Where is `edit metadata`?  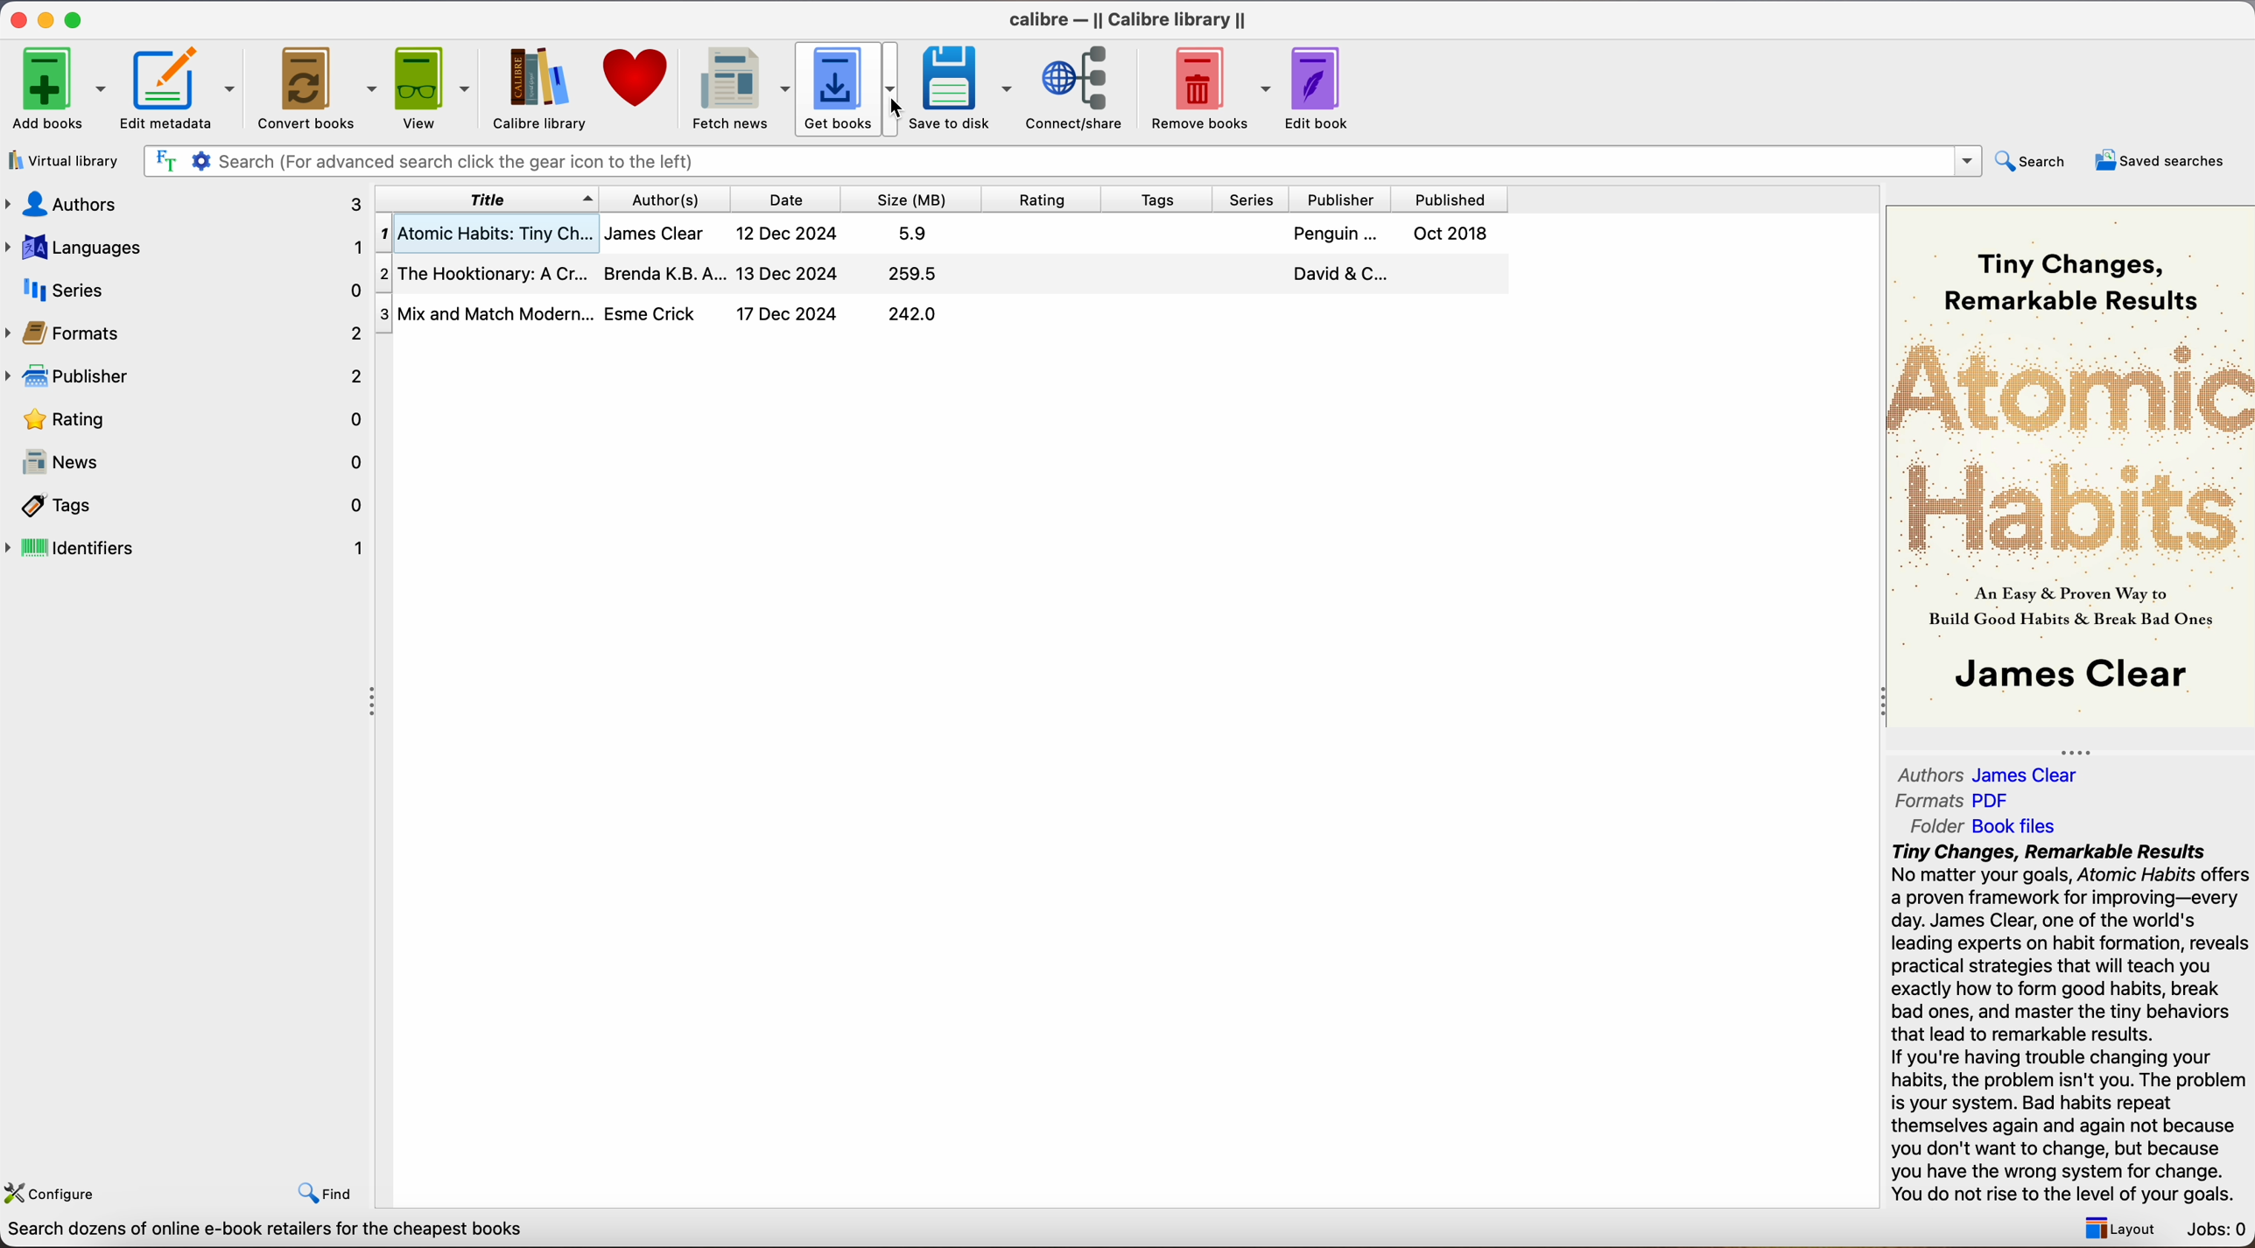
edit metadata is located at coordinates (183, 90).